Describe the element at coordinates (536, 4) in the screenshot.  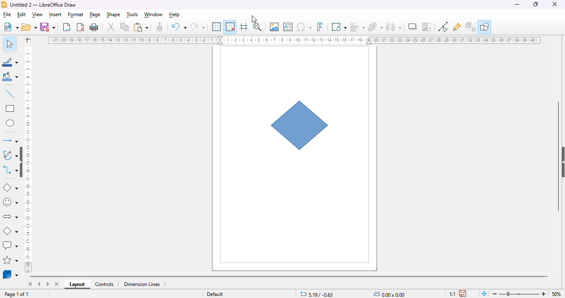
I see `maximize` at that location.